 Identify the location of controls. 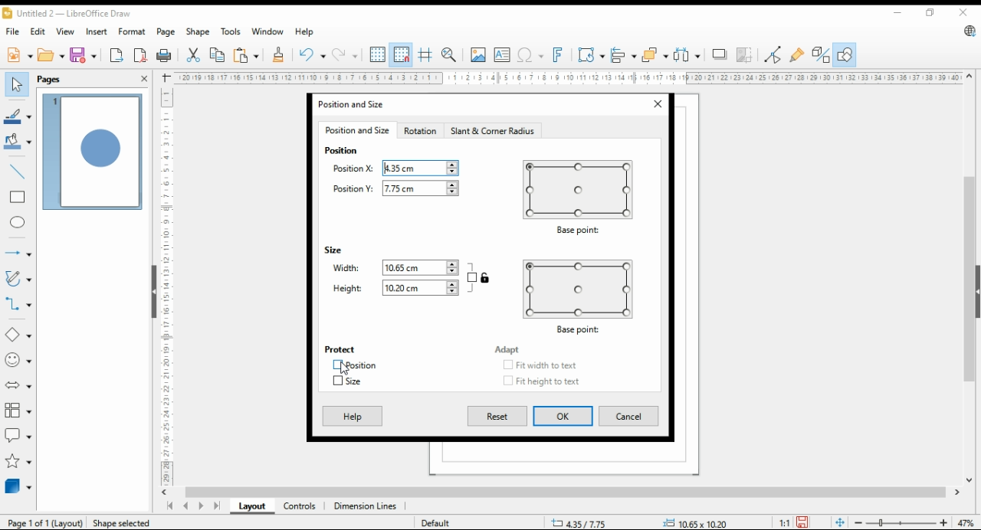
(299, 505).